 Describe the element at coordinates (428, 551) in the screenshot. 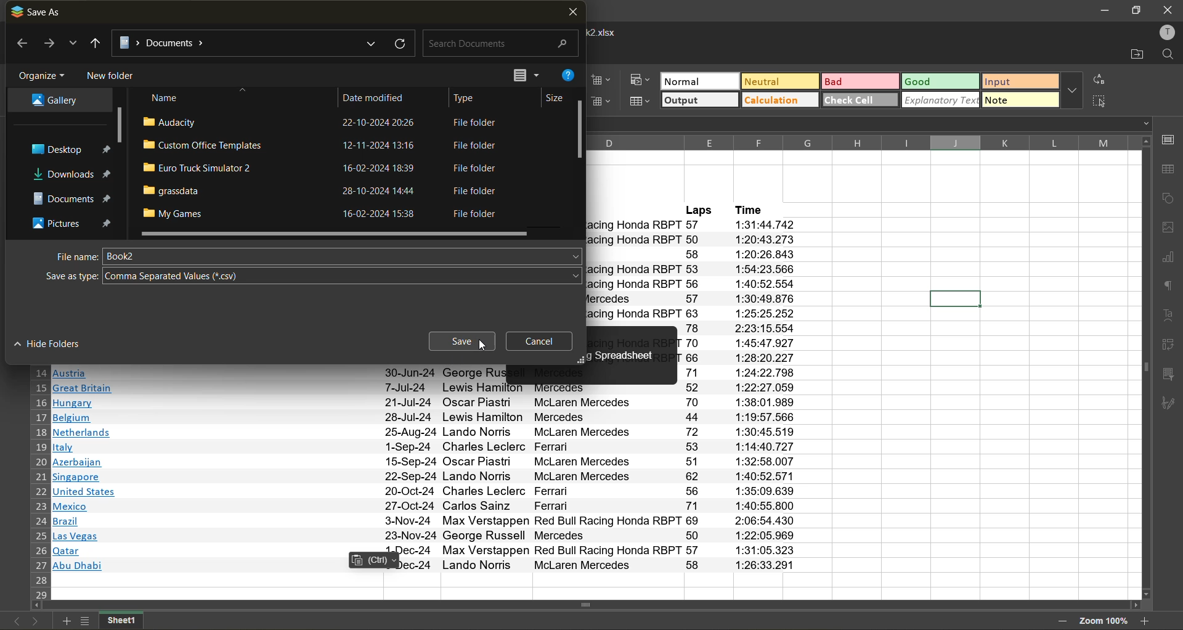

I see `text info` at that location.